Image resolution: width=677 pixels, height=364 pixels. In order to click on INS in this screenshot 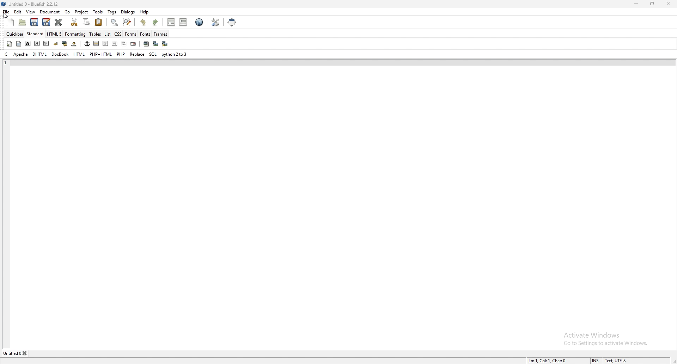, I will do `click(596, 360)`.